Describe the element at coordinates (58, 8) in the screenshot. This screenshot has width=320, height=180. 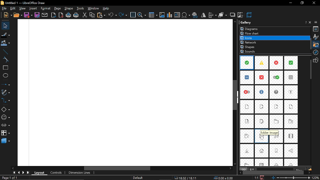
I see `page` at that location.